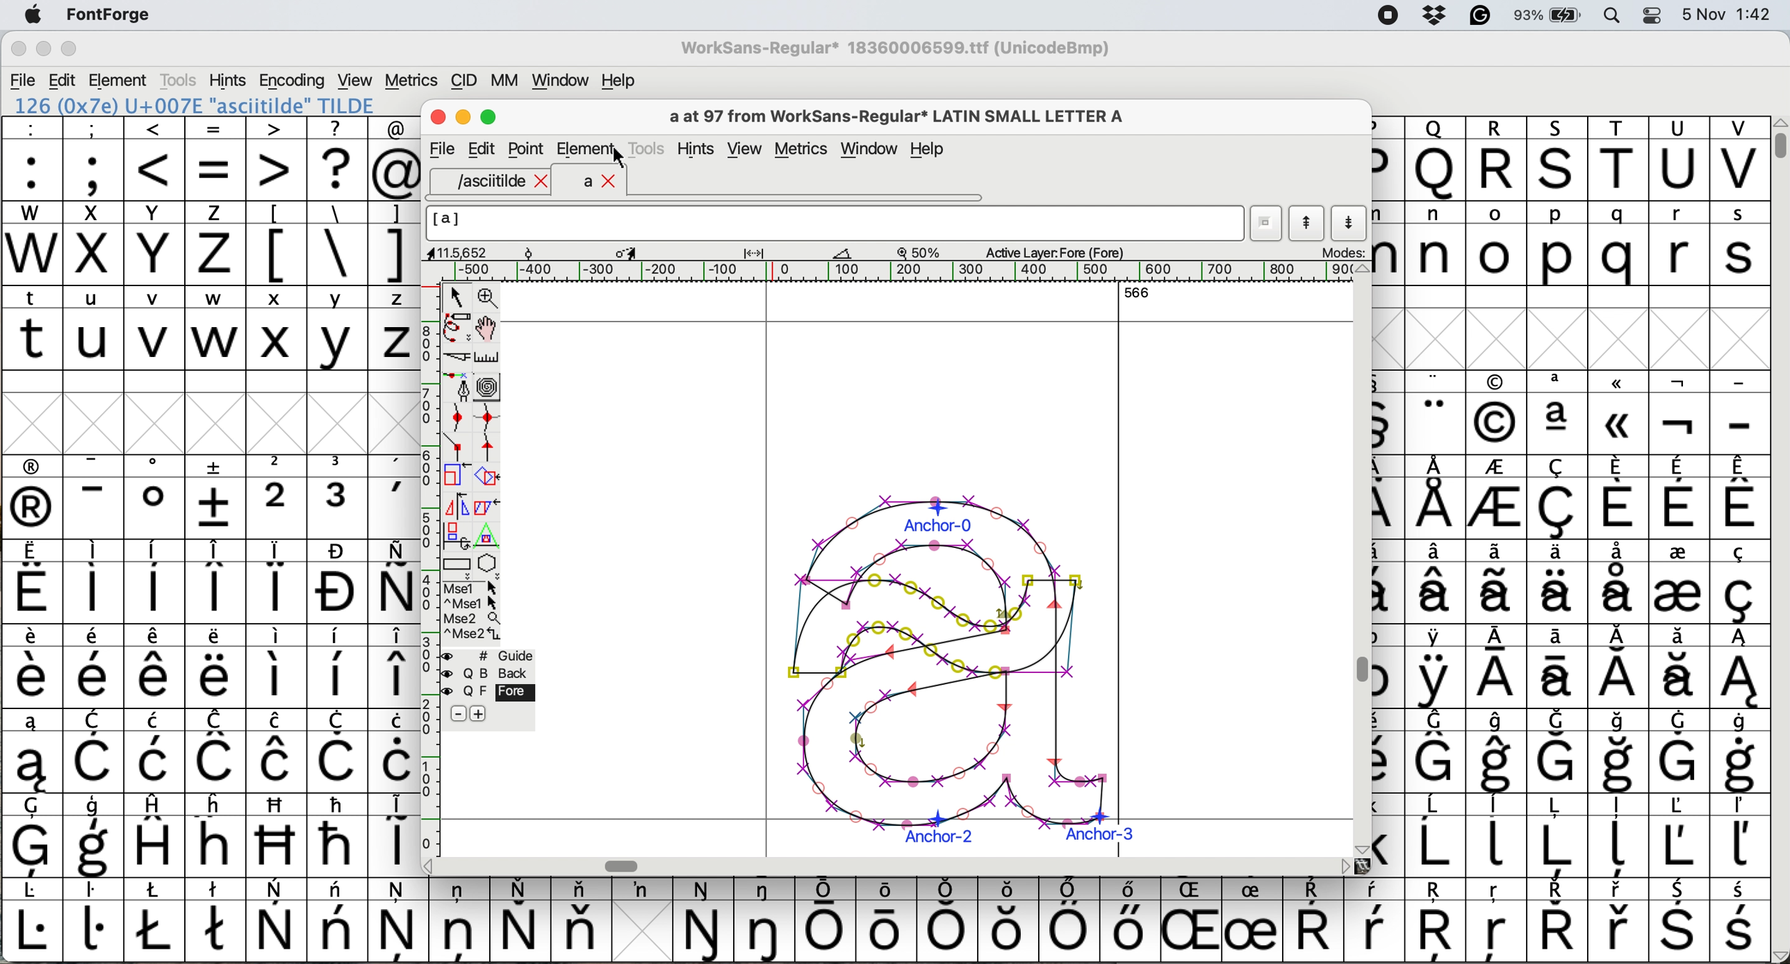 The width and height of the screenshot is (1790, 964). What do you see at coordinates (586, 151) in the screenshot?
I see `element` at bounding box center [586, 151].